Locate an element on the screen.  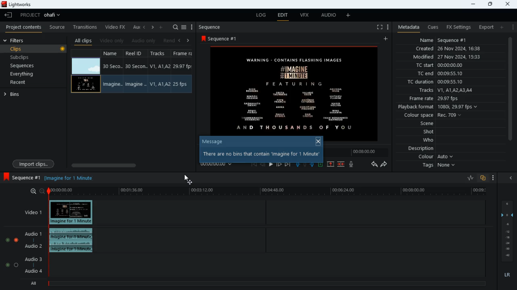
forward is located at coordinates (279, 164).